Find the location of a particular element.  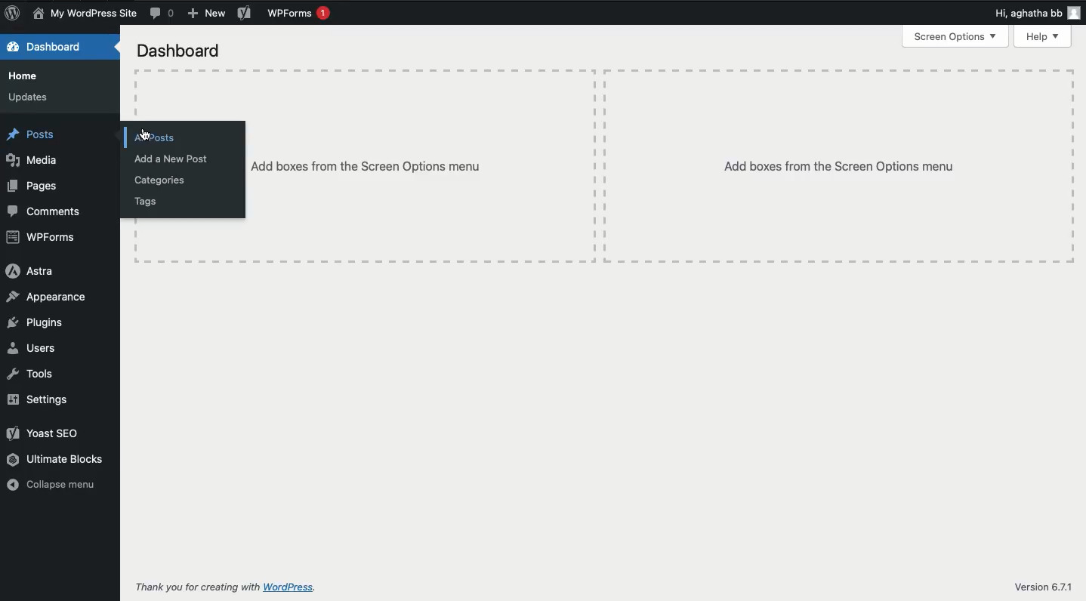

Comments is located at coordinates (45, 211).